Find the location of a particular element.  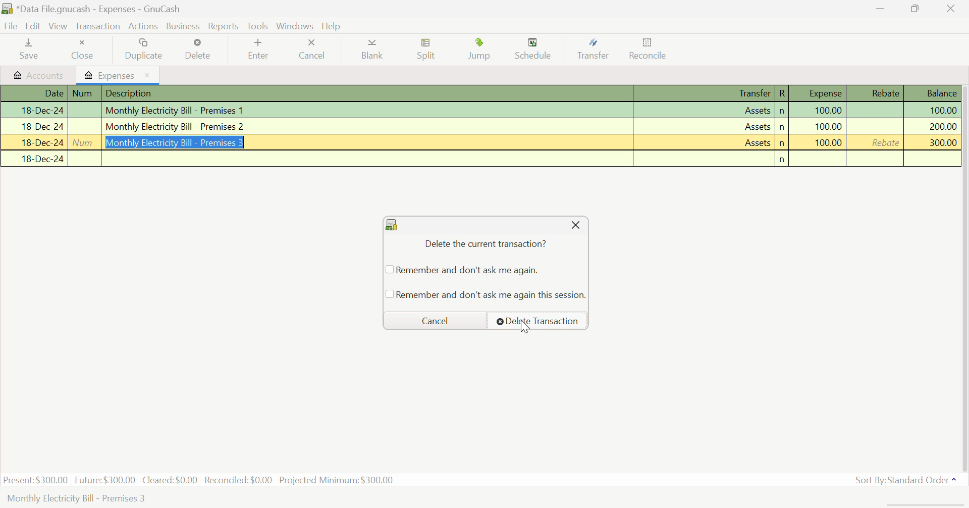

Delete is located at coordinates (198, 49).